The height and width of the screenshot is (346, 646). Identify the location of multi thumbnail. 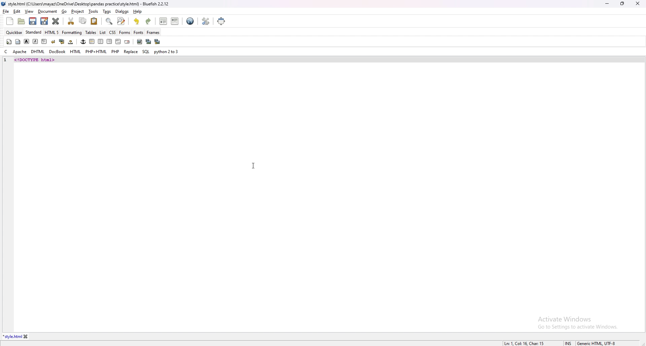
(157, 41).